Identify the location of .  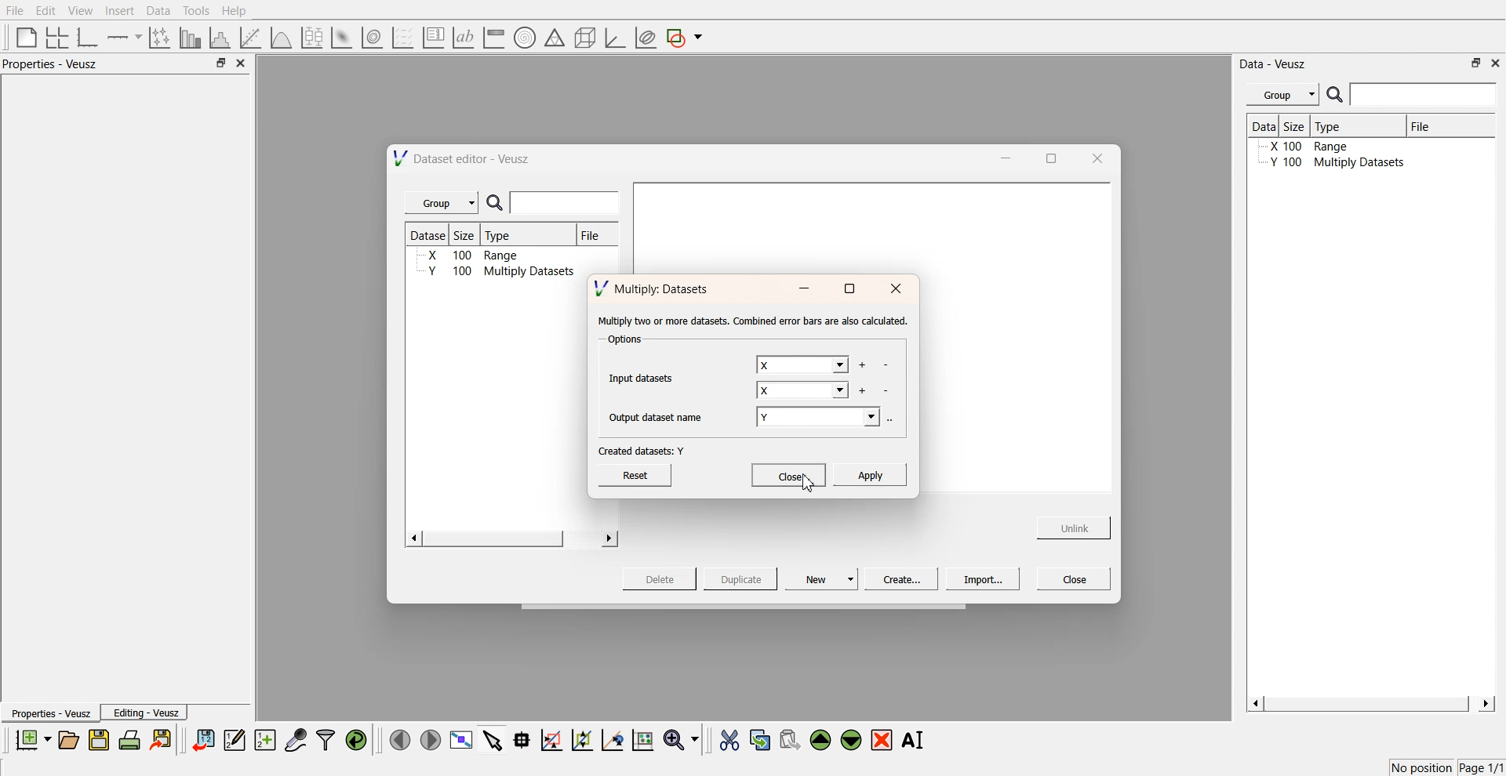
(1282, 95).